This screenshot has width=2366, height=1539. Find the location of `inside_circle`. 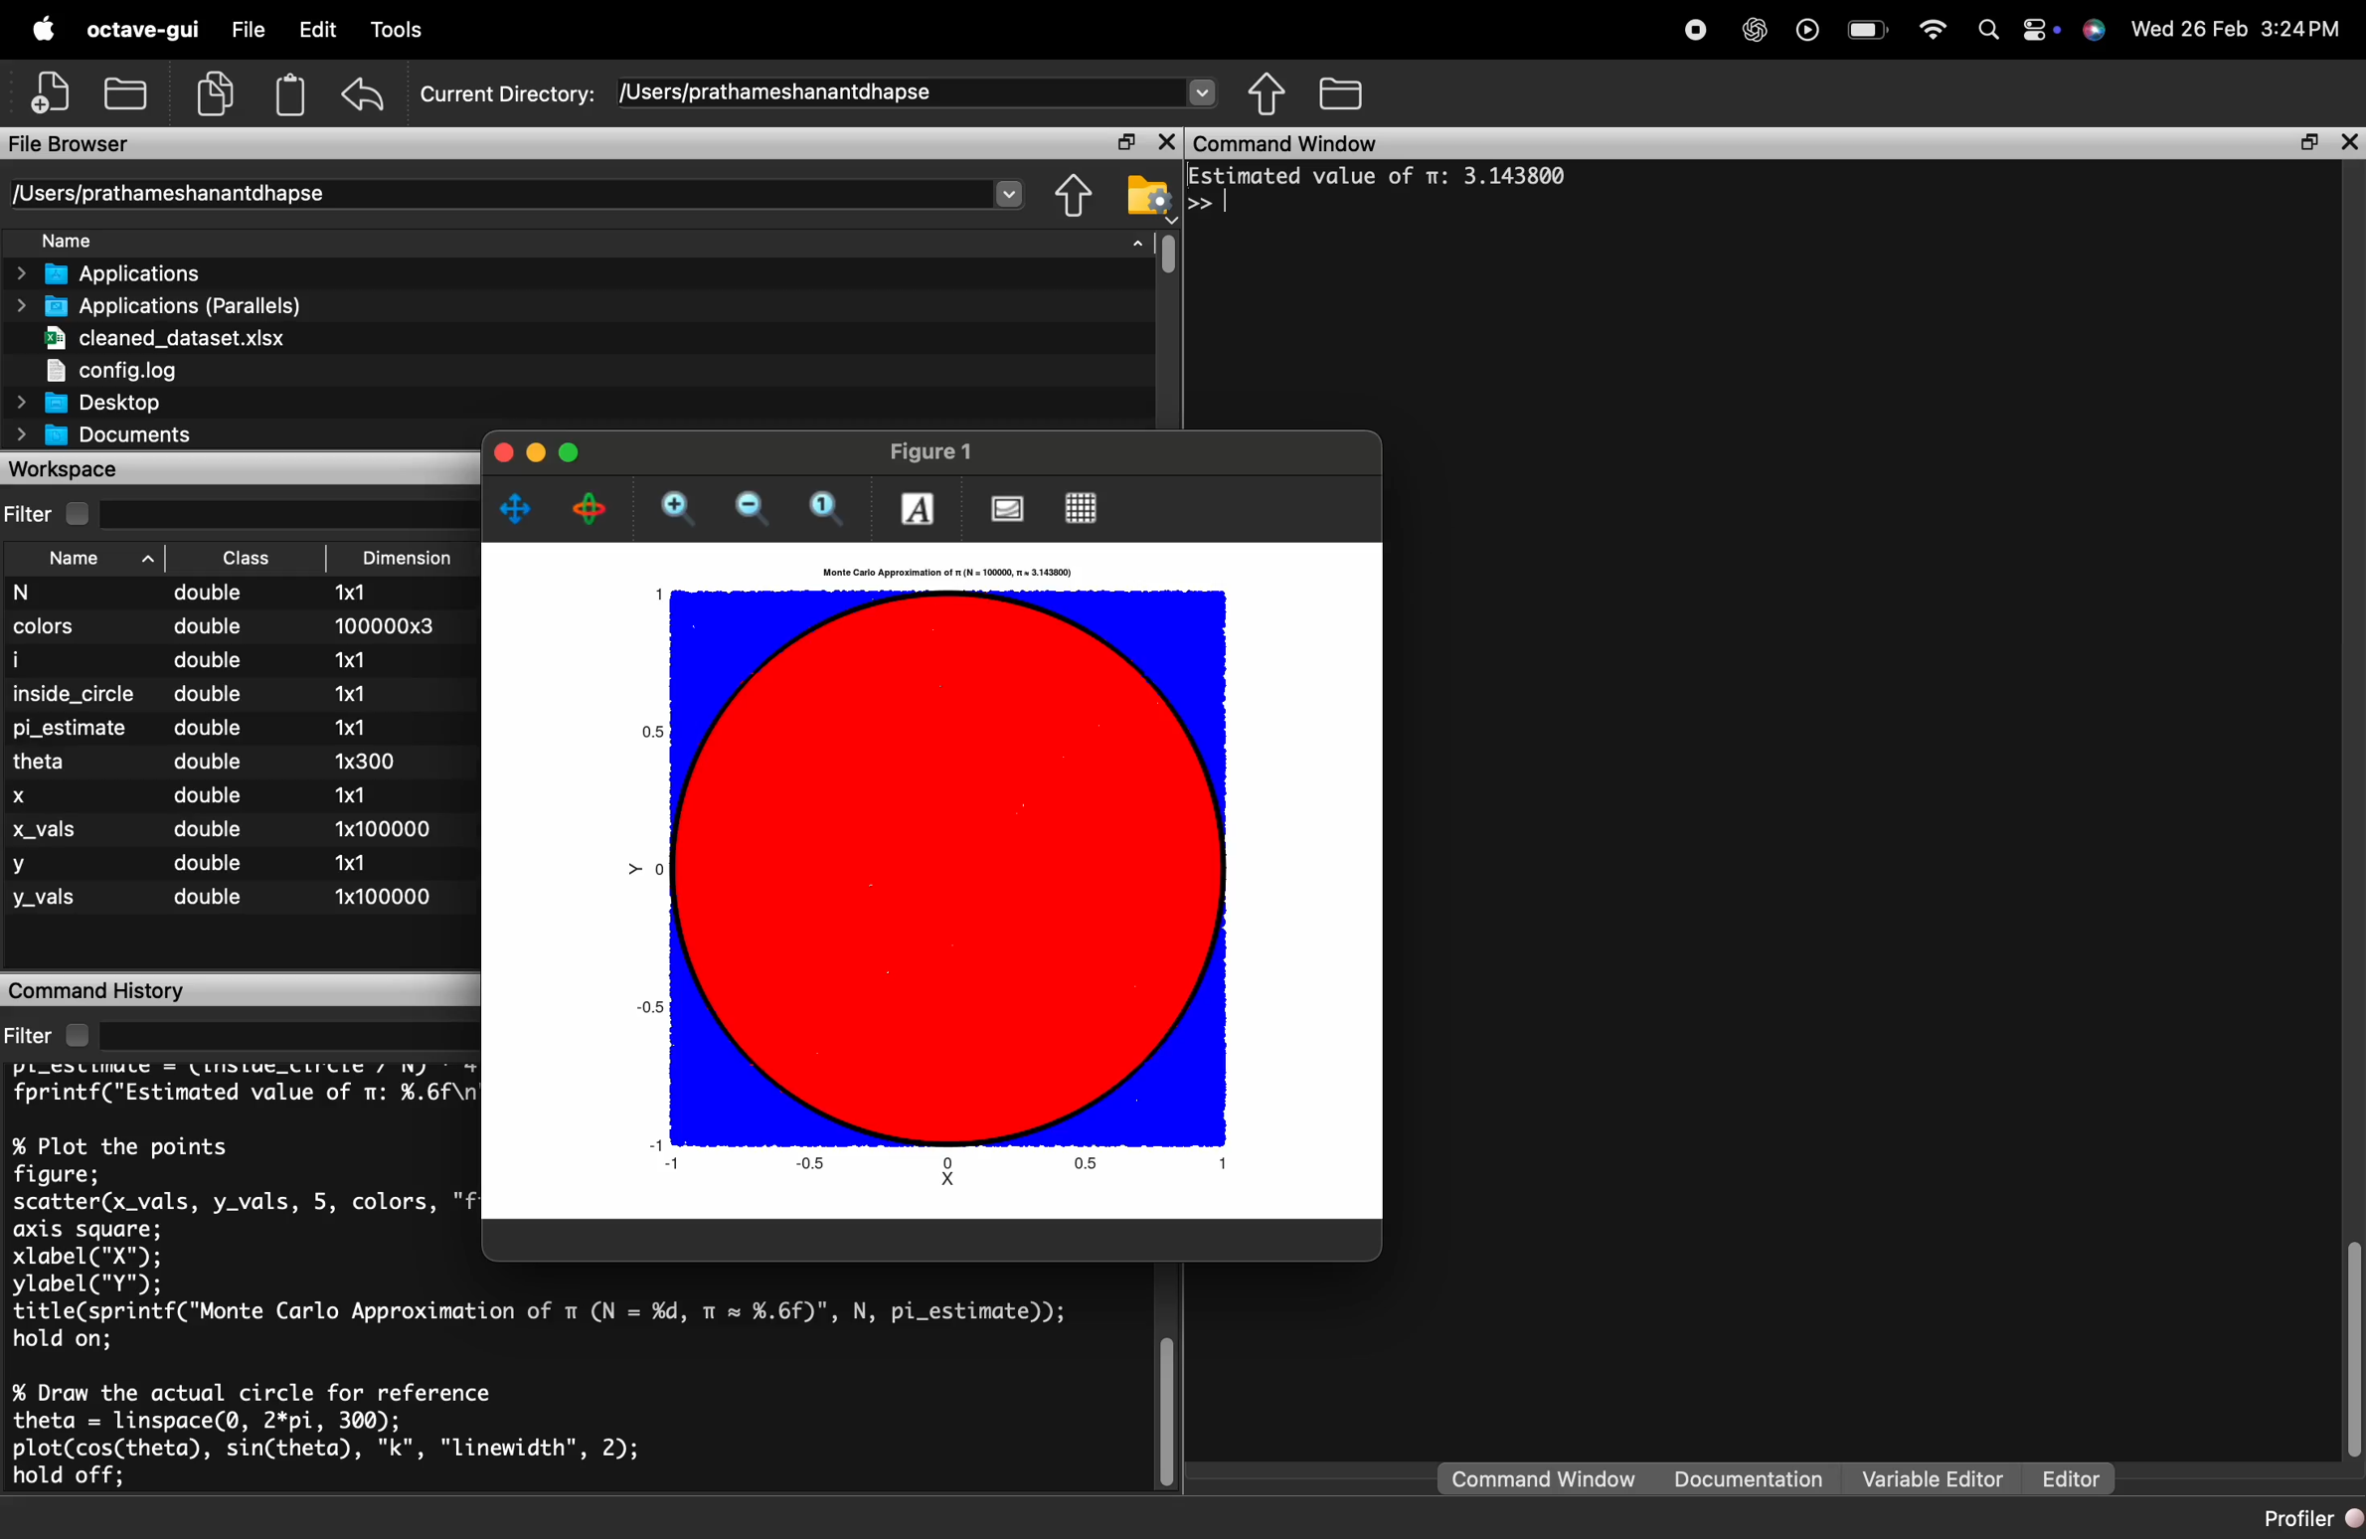

inside_circle is located at coordinates (74, 690).